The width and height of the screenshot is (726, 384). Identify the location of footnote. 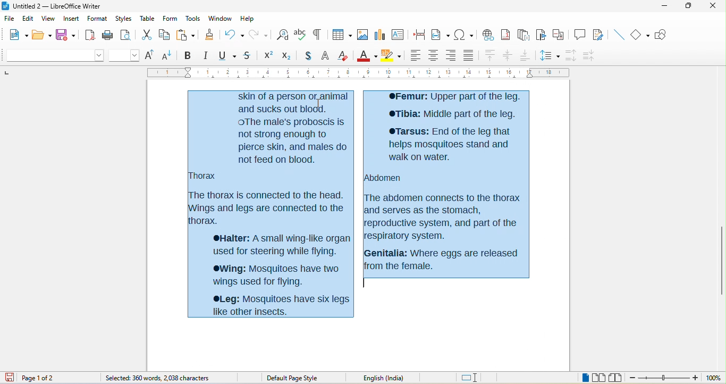
(507, 36).